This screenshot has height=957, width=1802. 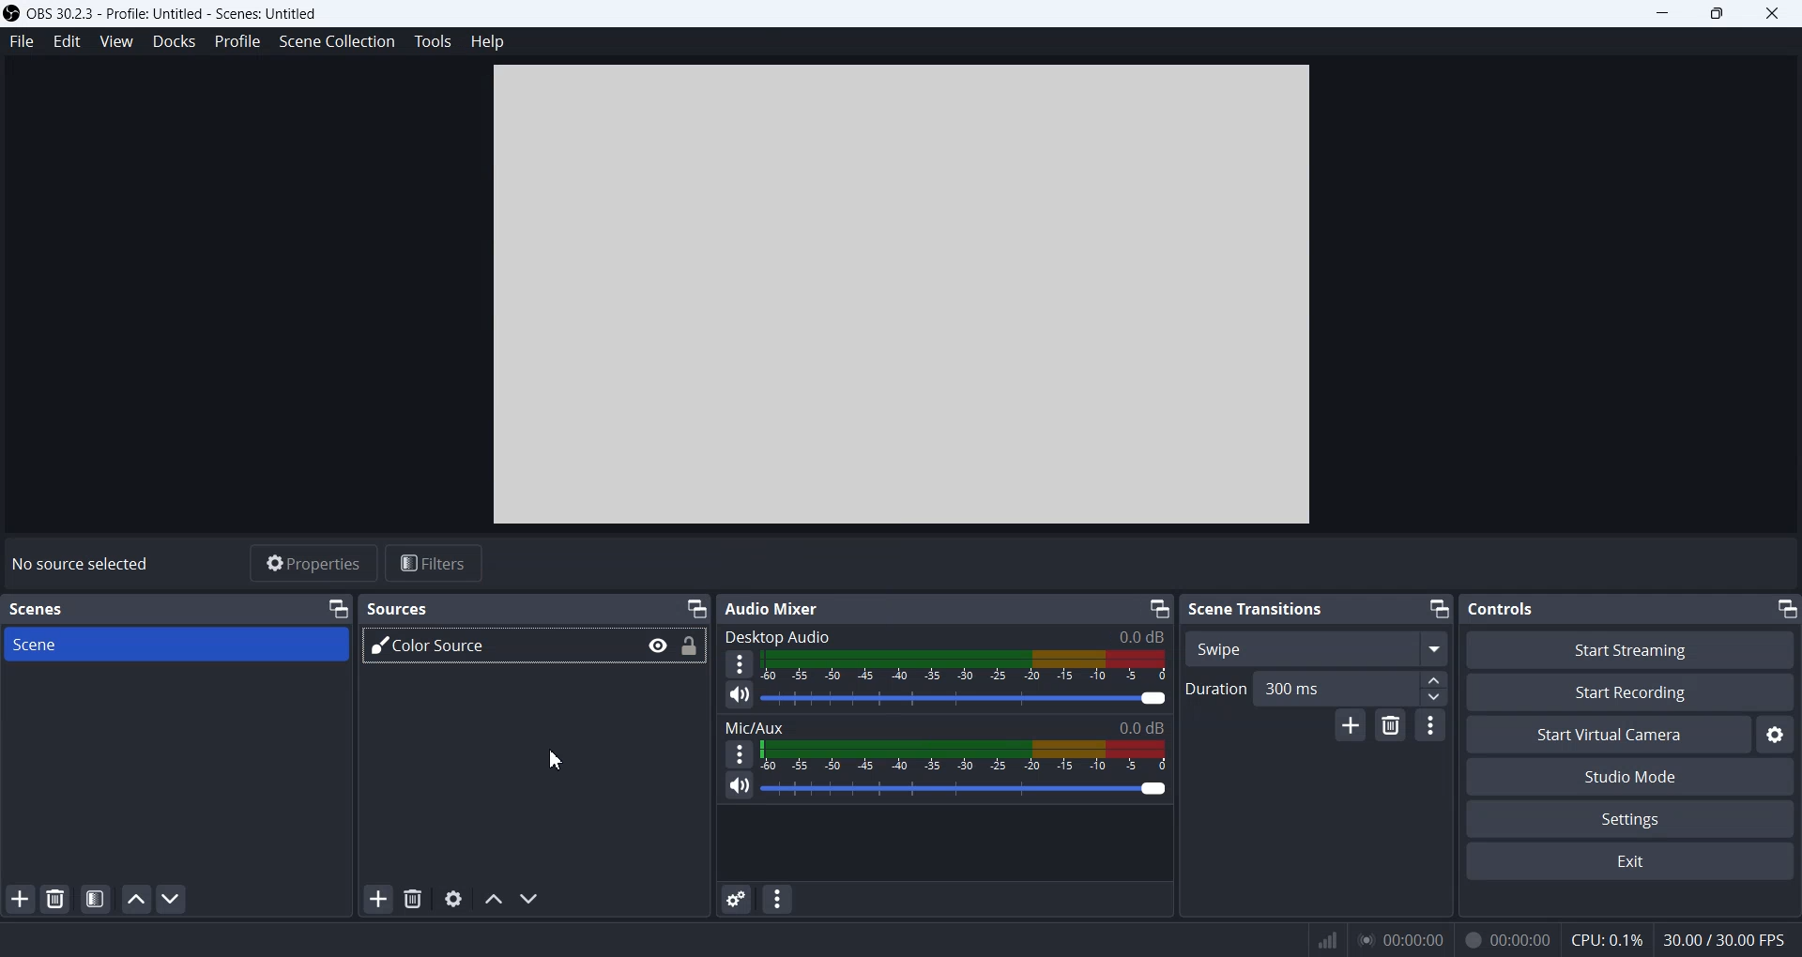 What do you see at coordinates (169, 12) in the screenshot?
I see `) OBS 30.2.3 - Profile: Untitled - Scenes: Untitled` at bounding box center [169, 12].